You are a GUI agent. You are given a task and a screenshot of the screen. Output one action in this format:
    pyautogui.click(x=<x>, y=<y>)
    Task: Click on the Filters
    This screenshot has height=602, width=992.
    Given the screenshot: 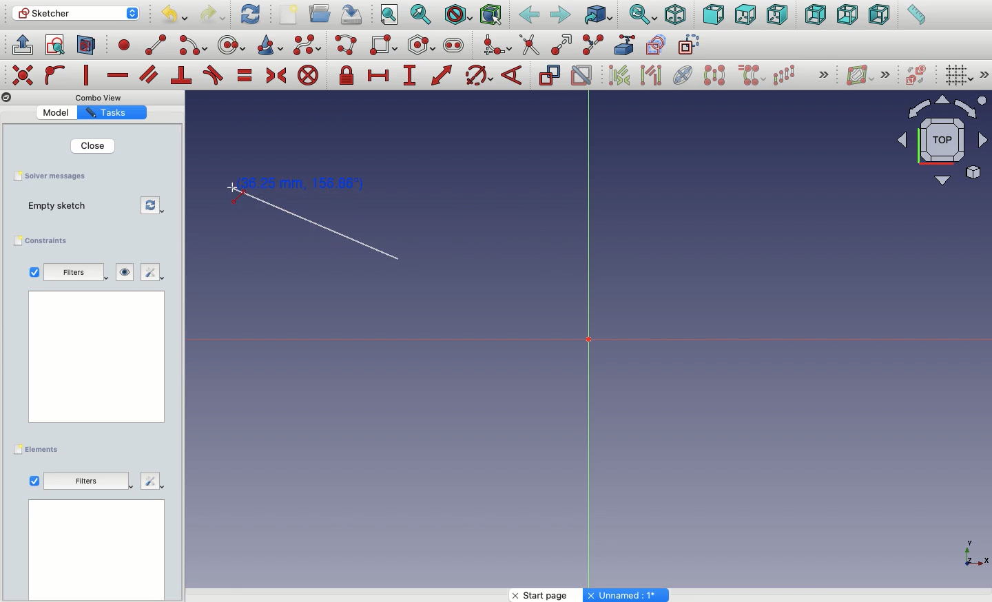 What is the action you would take?
    pyautogui.click(x=77, y=273)
    